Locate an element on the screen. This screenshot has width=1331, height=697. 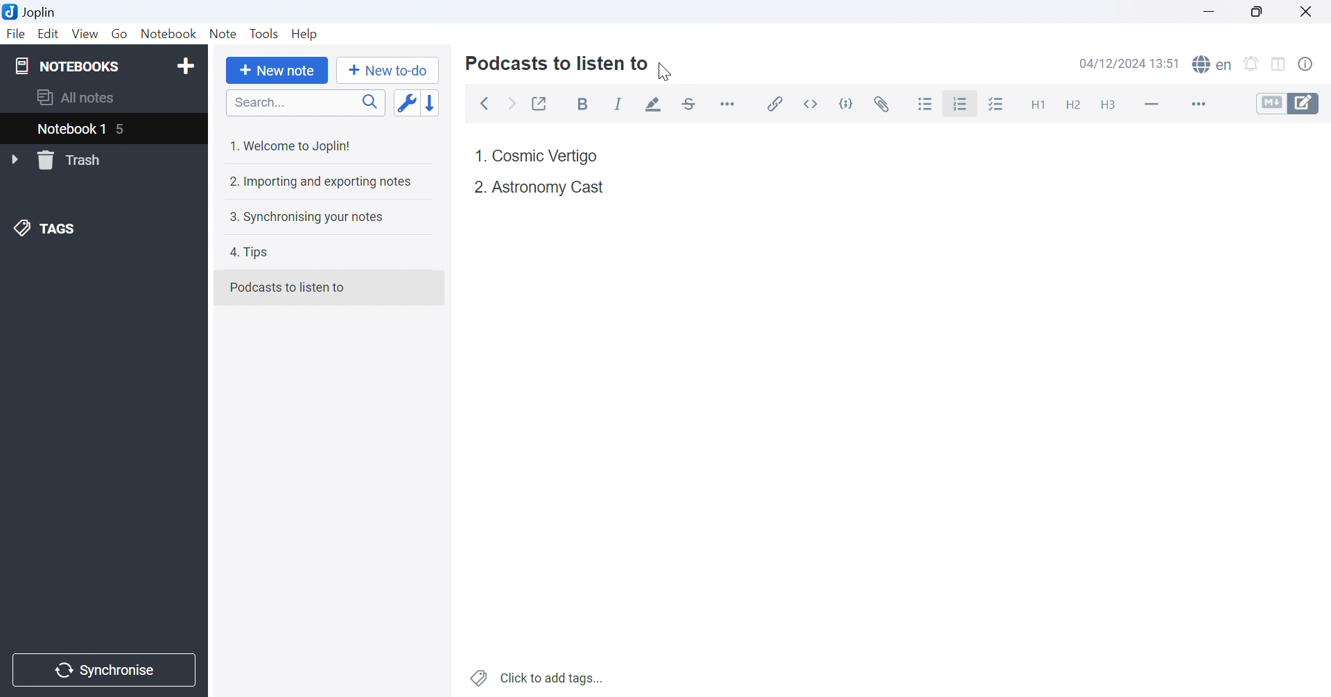
Horizontal lines is located at coordinates (1151, 103).